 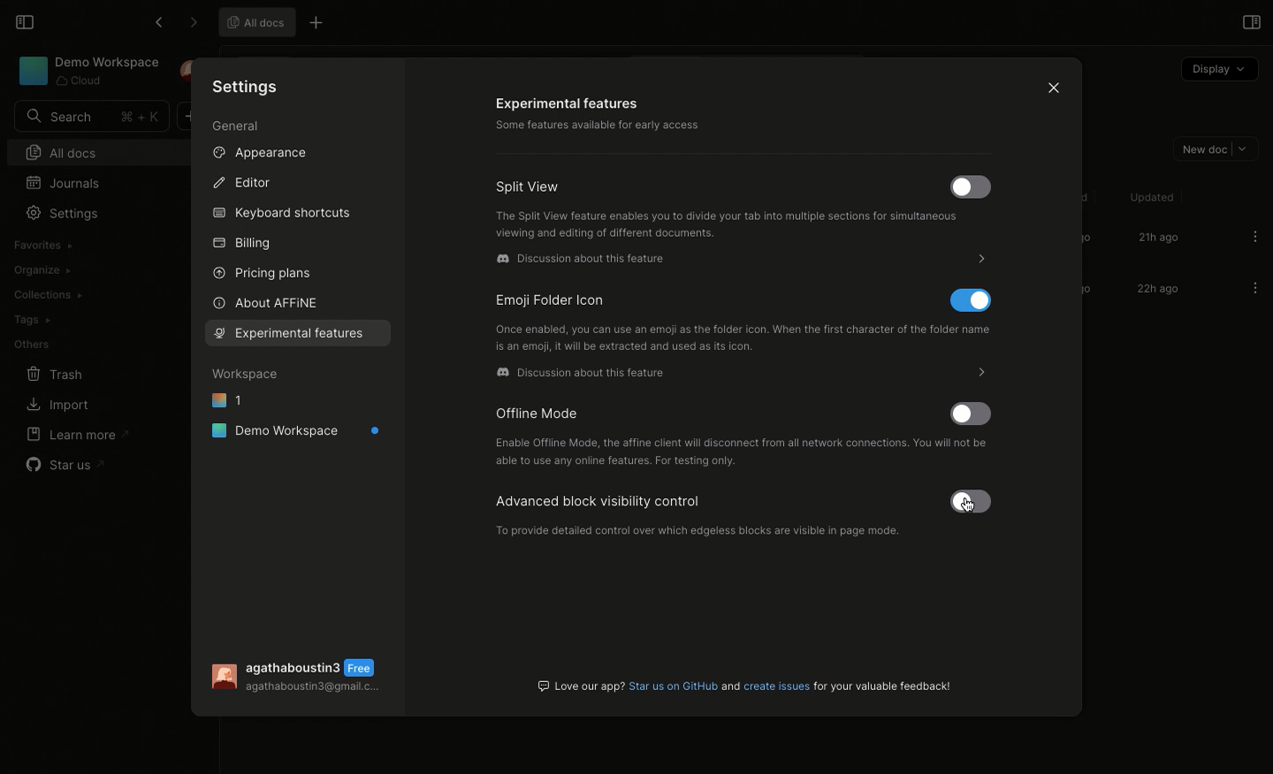 I want to click on New doc, so click(x=1212, y=148).